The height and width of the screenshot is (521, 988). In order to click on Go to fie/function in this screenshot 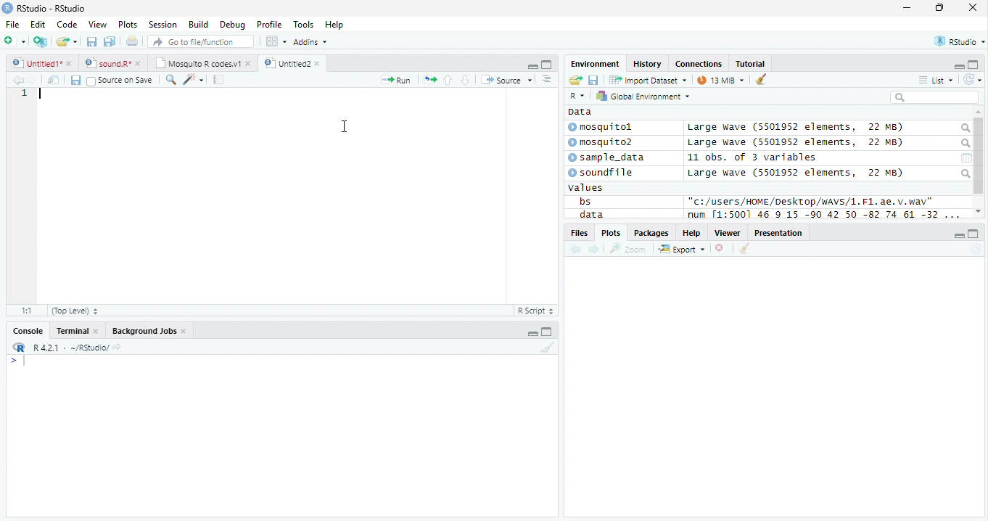, I will do `click(201, 41)`.